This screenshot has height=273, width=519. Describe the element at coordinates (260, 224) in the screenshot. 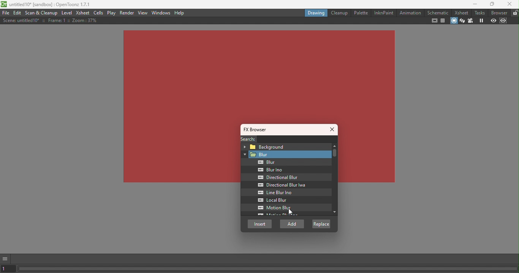

I see `Insert` at that location.